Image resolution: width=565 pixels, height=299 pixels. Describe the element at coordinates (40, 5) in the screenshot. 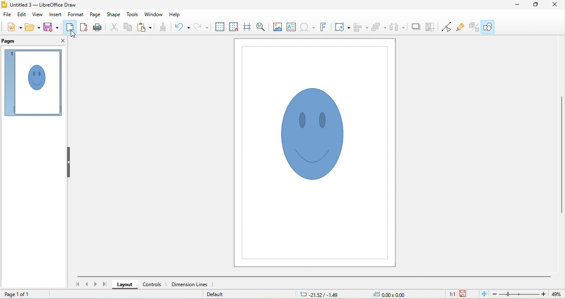

I see `title` at that location.